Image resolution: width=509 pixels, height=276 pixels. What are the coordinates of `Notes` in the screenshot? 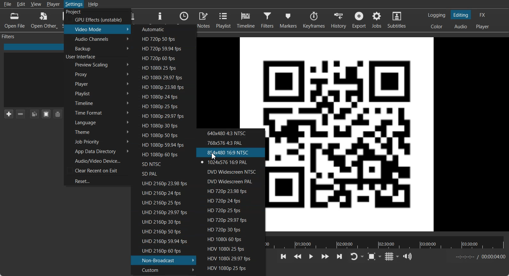 It's located at (204, 20).